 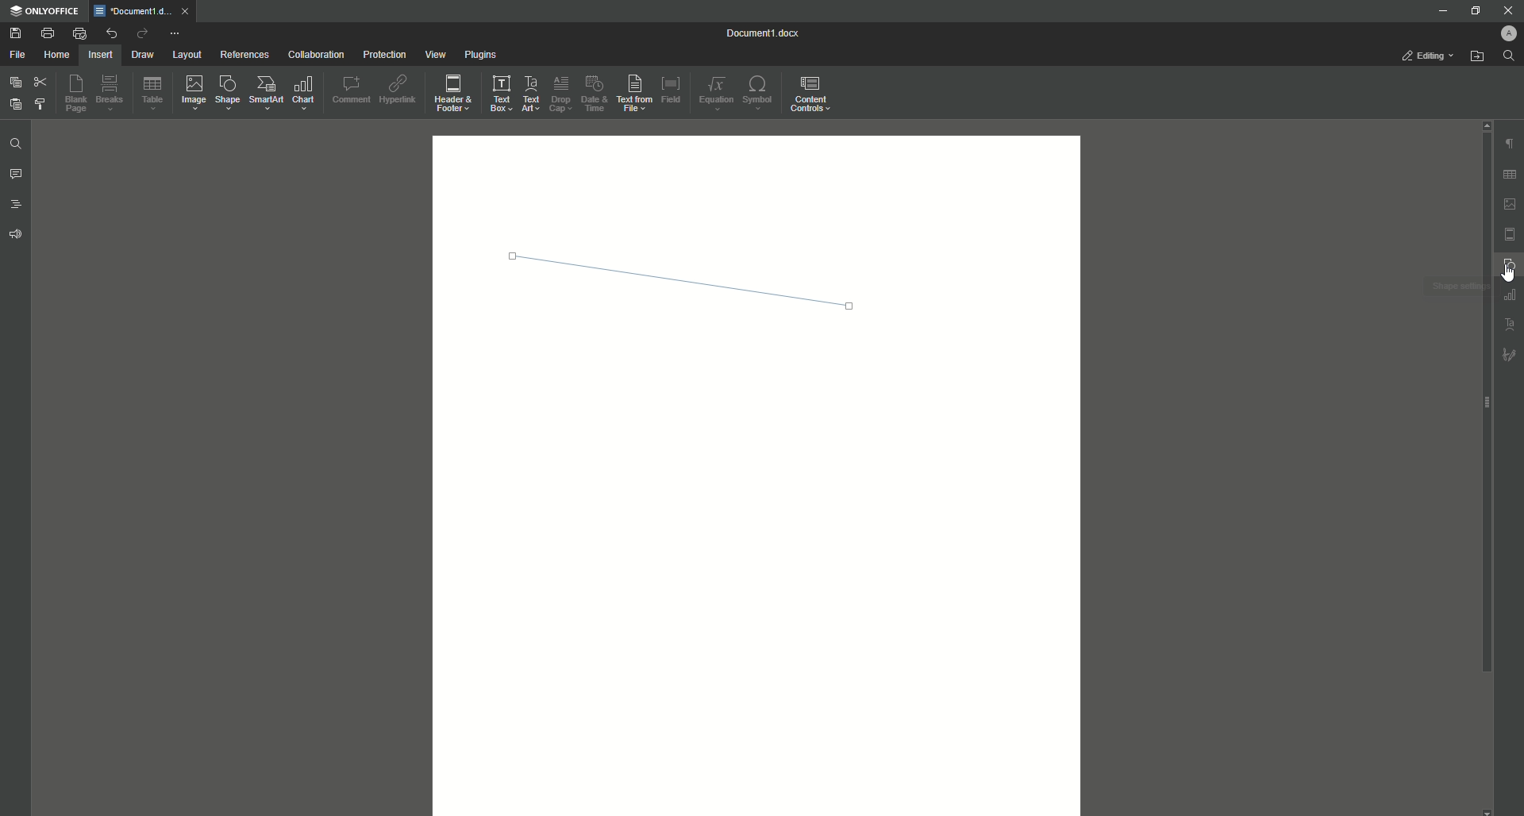 What do you see at coordinates (351, 89) in the screenshot?
I see `Comment` at bounding box center [351, 89].